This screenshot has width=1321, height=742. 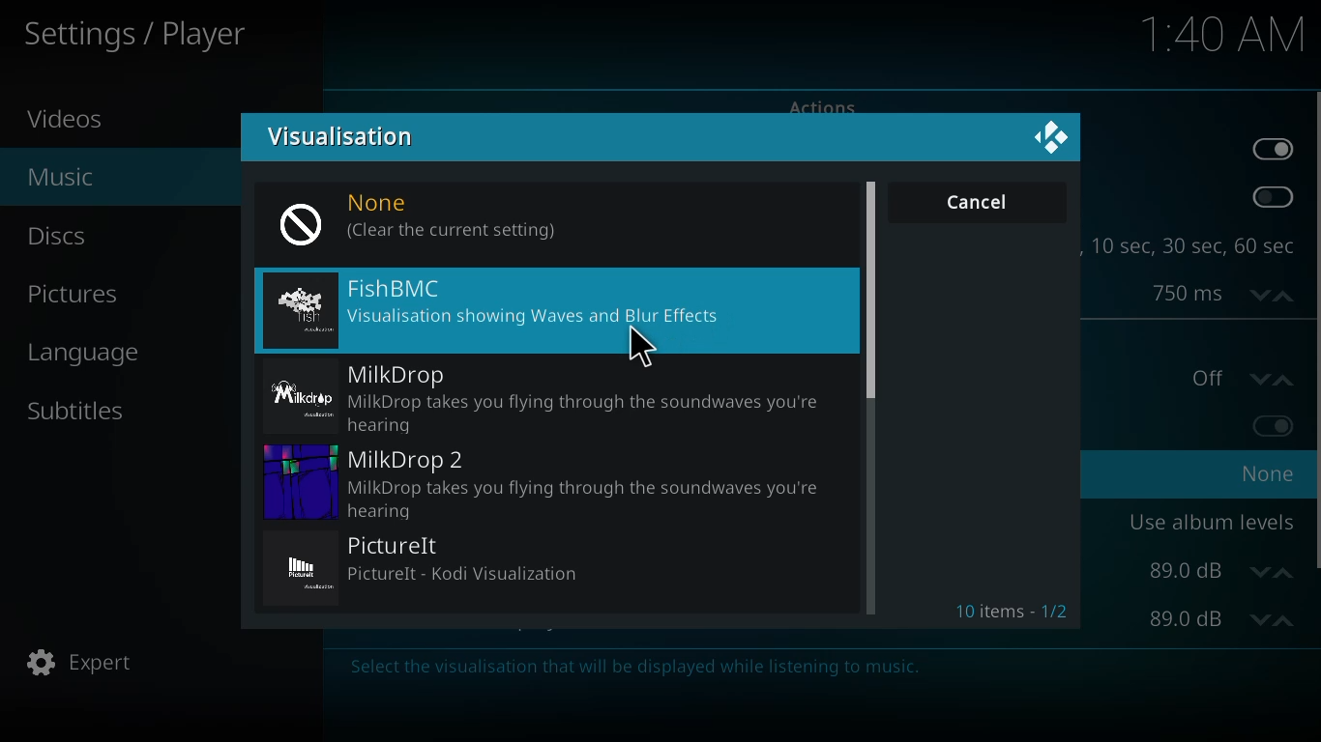 I want to click on milkdrop 2, so click(x=552, y=480).